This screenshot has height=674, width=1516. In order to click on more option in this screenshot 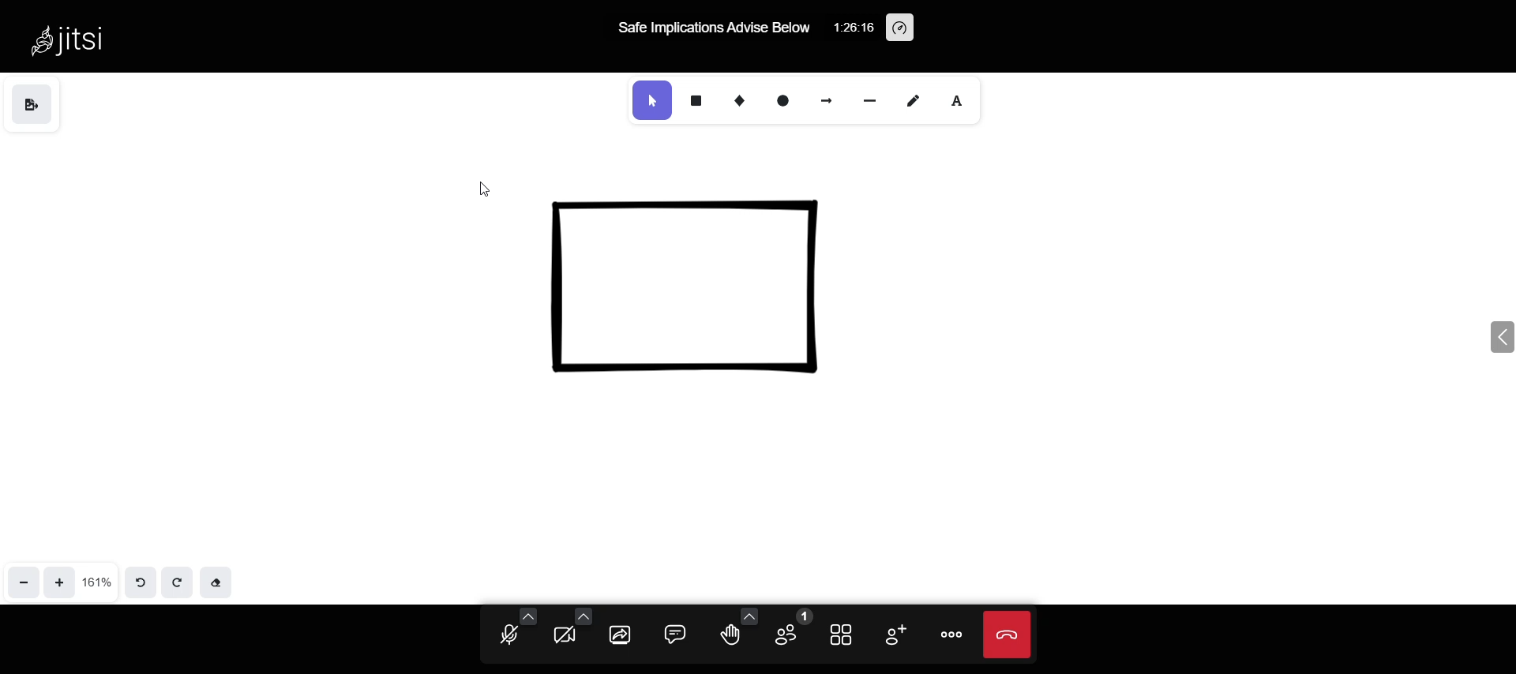, I will do `click(951, 631)`.